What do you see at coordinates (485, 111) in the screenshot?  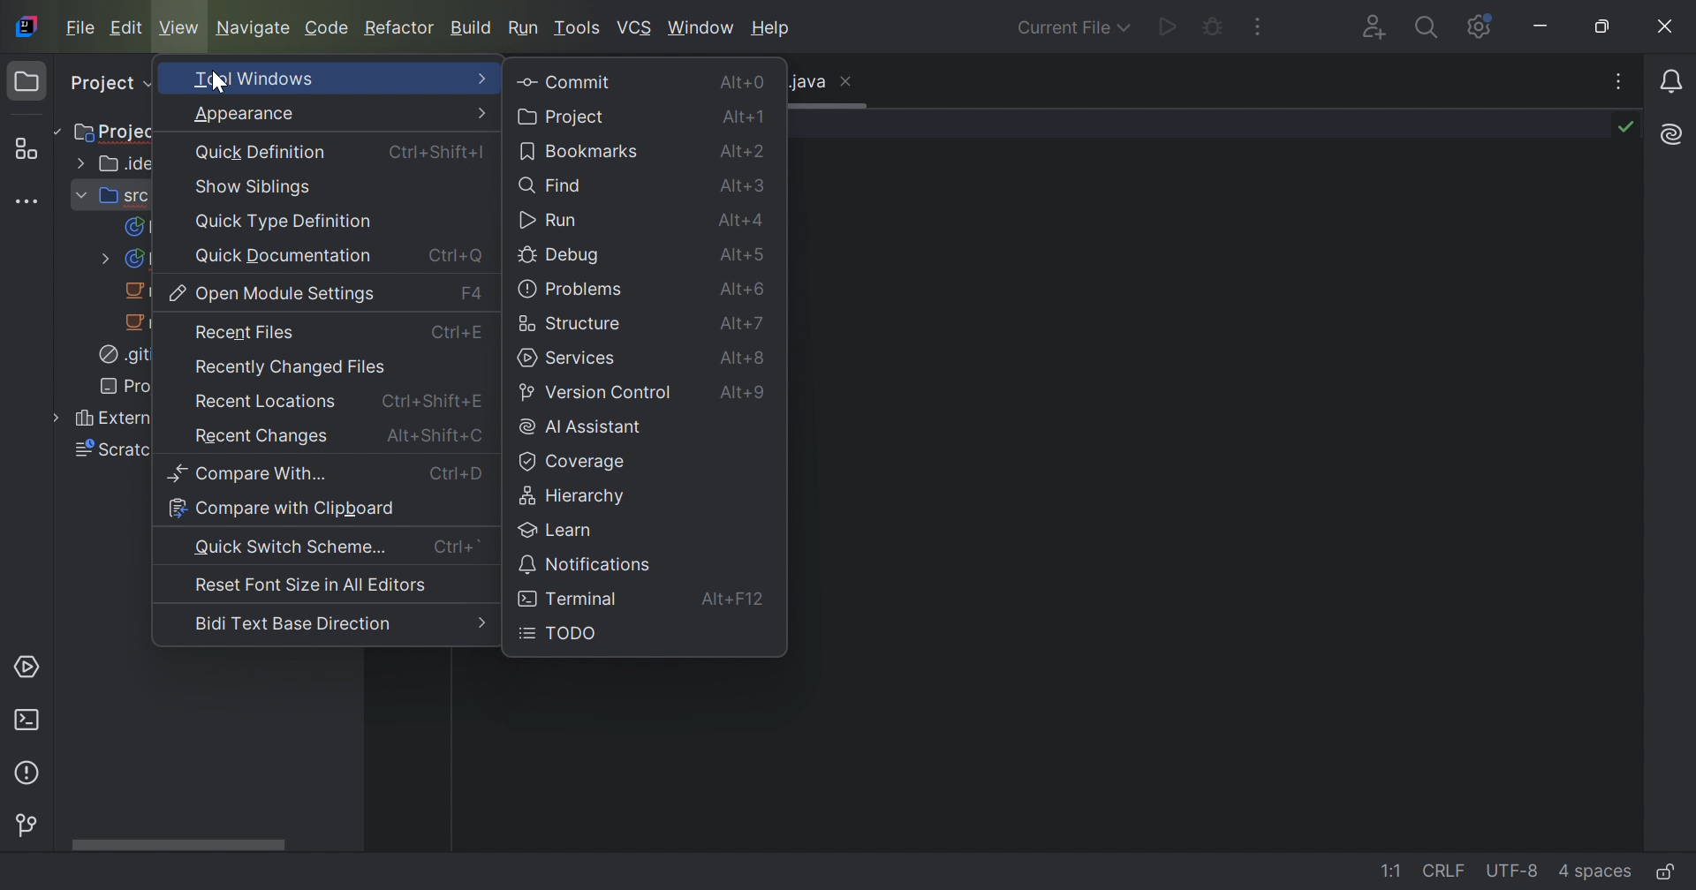 I see `More` at bounding box center [485, 111].